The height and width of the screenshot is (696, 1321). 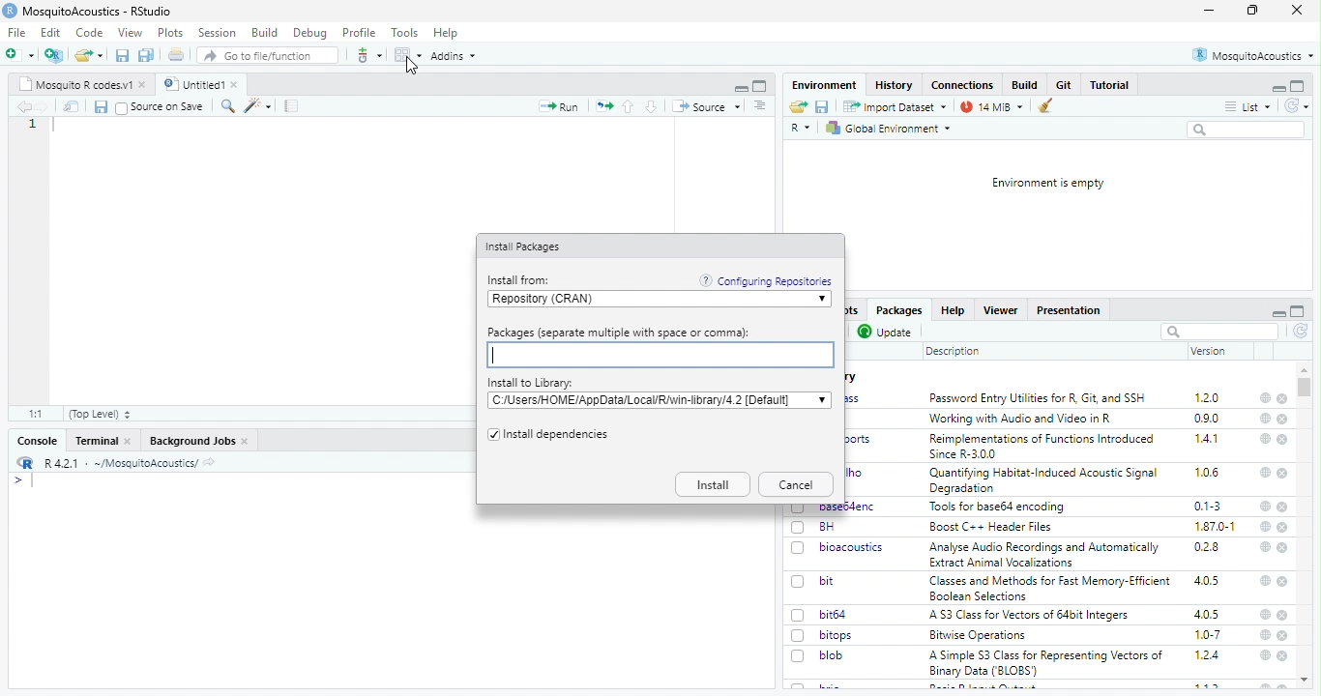 I want to click on Analyse Audio Recordings and Automatically
Extract Animal Vocalizations, so click(x=1046, y=554).